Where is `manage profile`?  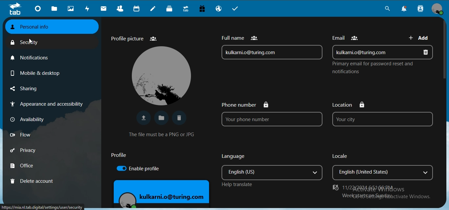 manage profile is located at coordinates (438, 9).